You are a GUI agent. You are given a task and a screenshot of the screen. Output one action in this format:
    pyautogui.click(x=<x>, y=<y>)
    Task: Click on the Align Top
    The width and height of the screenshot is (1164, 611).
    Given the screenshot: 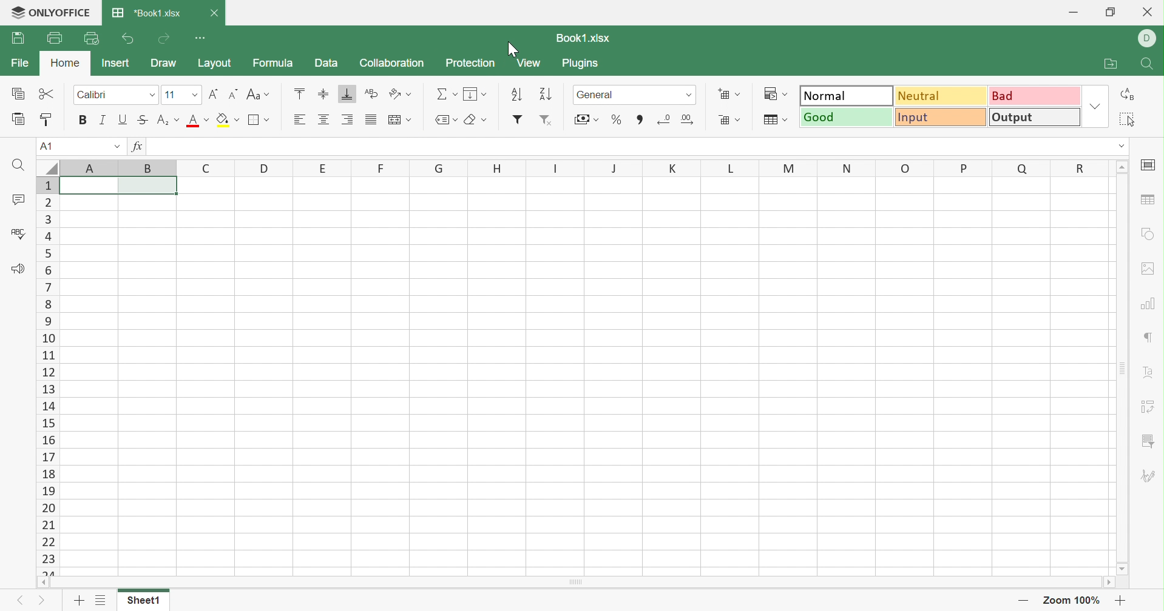 What is the action you would take?
    pyautogui.click(x=297, y=93)
    